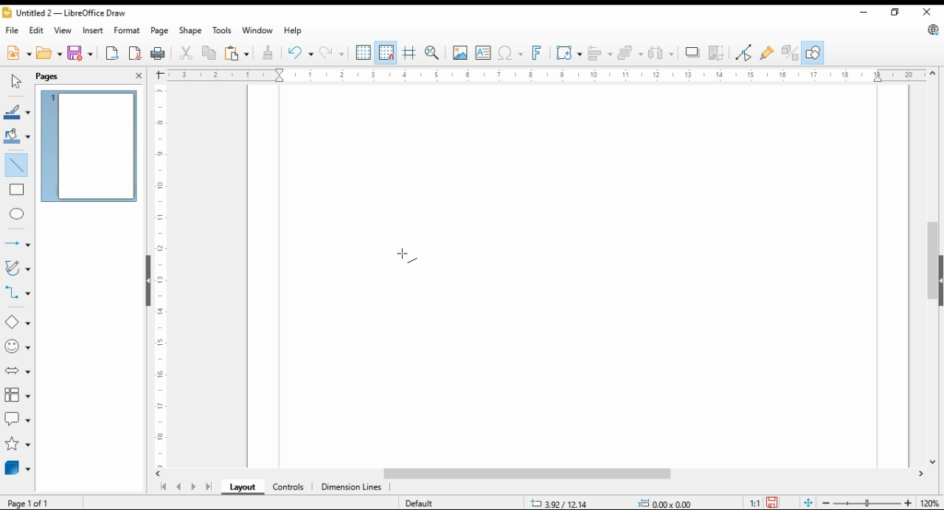 The width and height of the screenshot is (944, 510). Describe the element at coordinates (693, 52) in the screenshot. I see `shadow` at that location.